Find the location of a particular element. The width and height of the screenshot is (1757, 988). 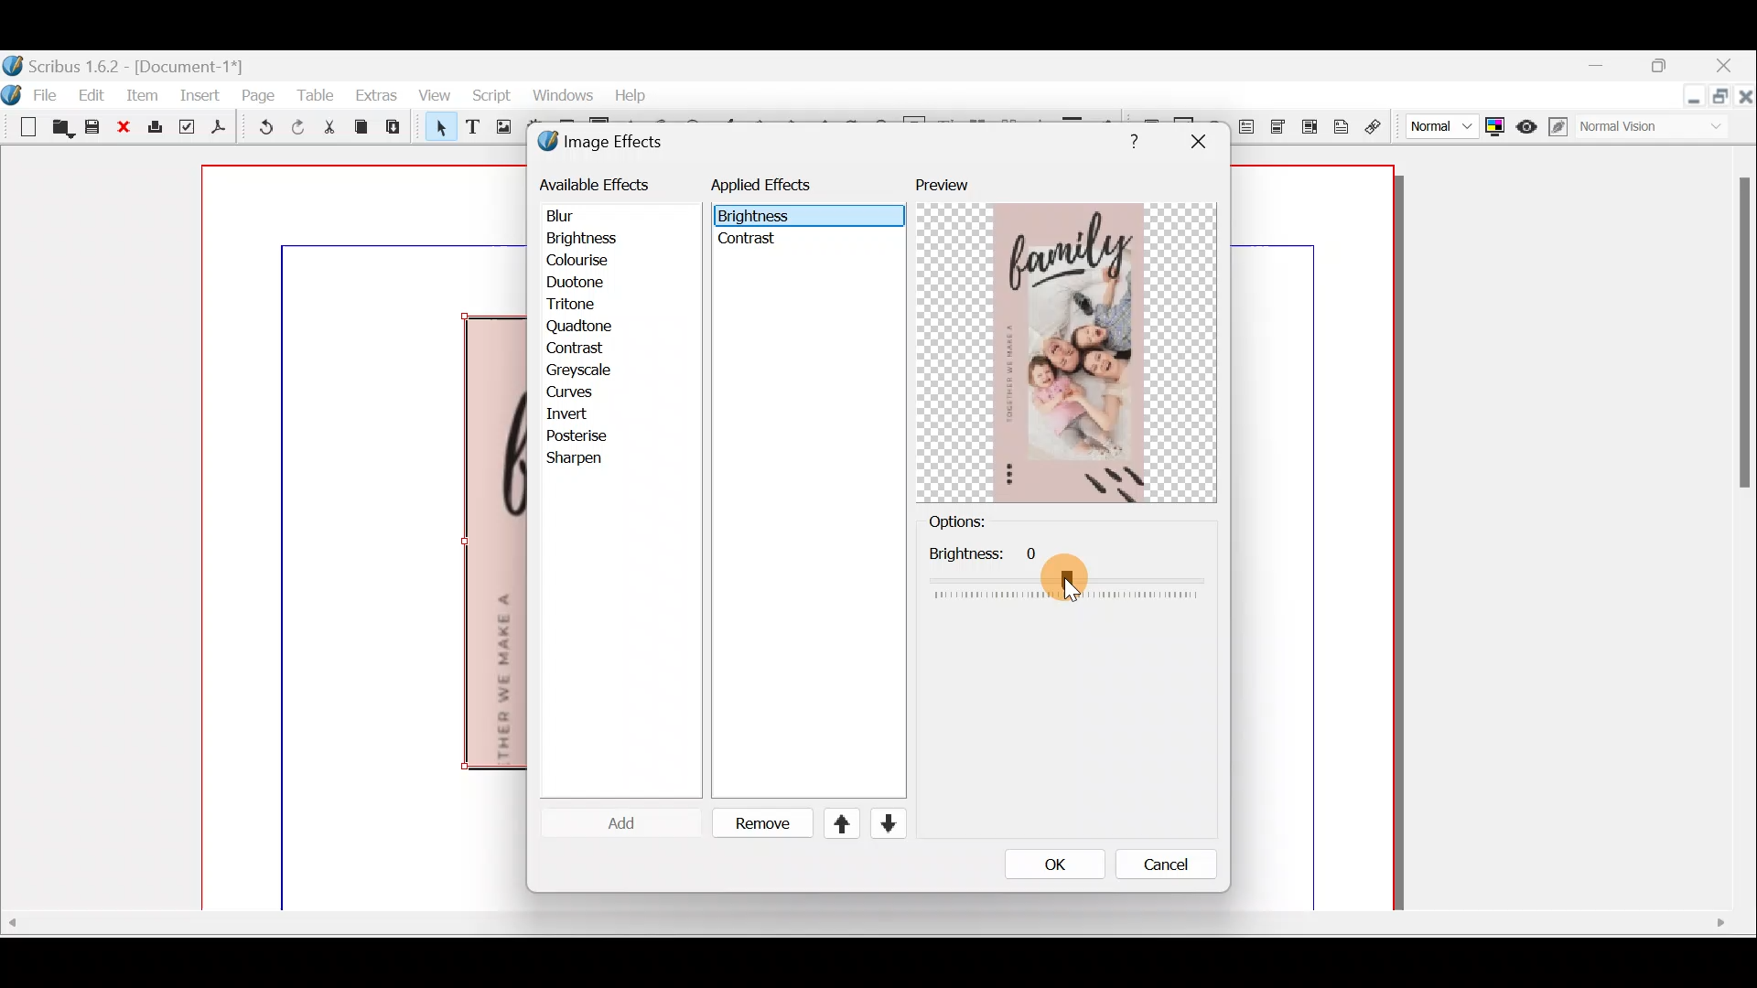

OK is located at coordinates (1055, 864).